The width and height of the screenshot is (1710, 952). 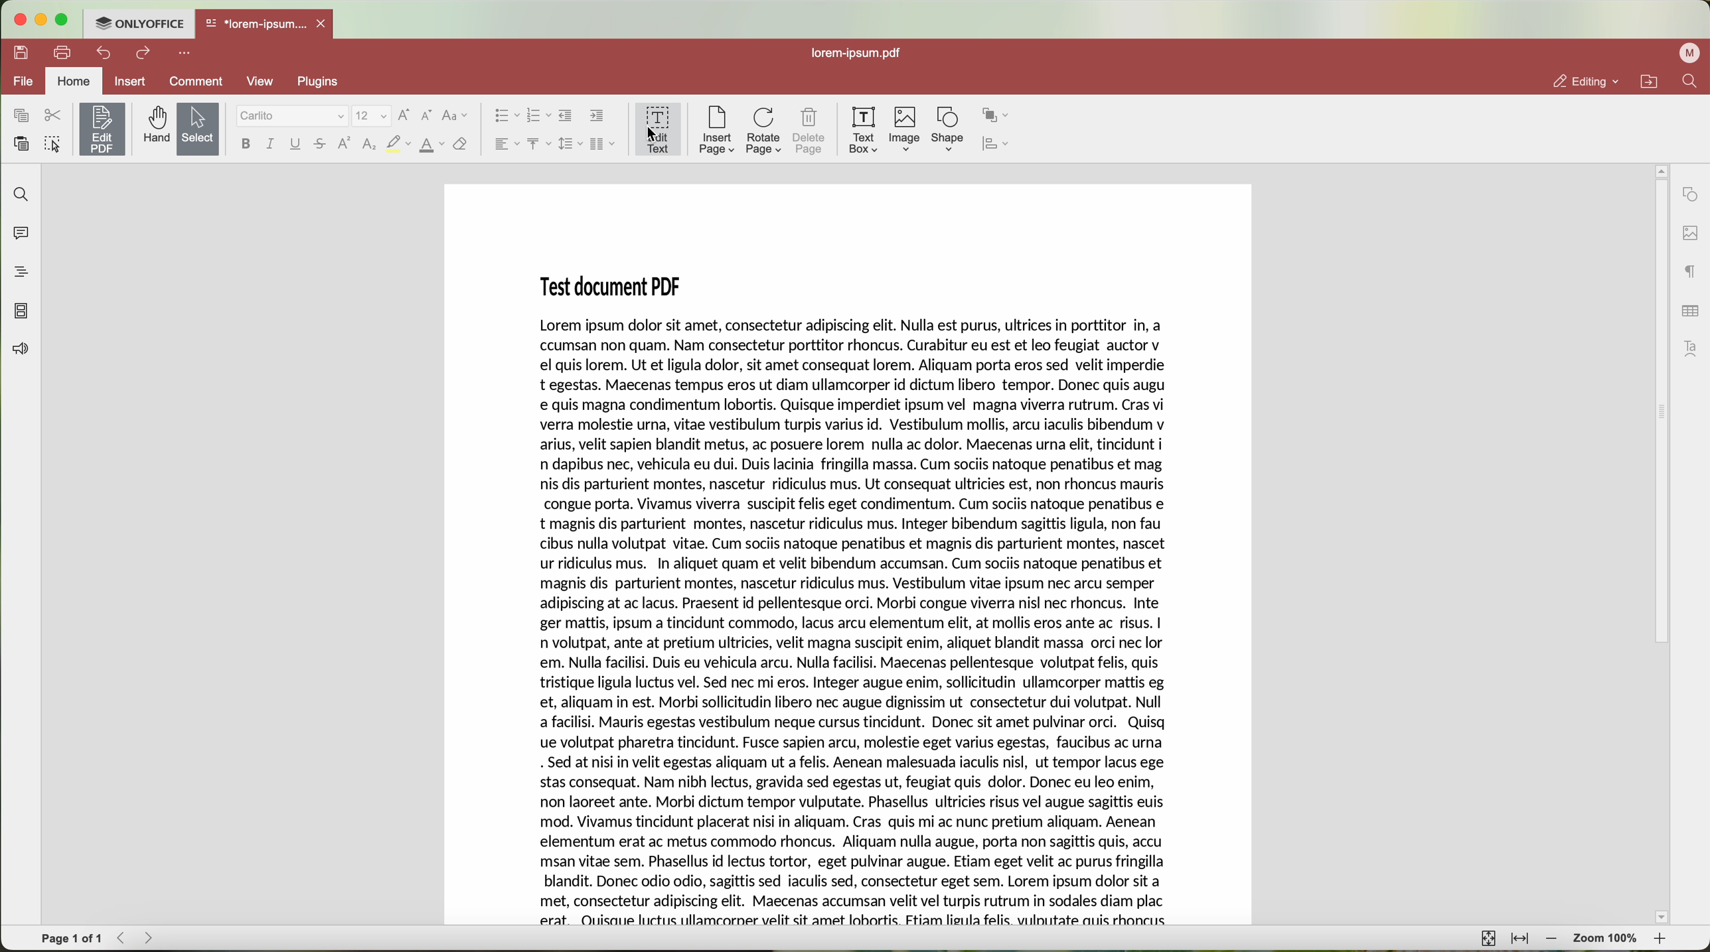 What do you see at coordinates (505, 143) in the screenshot?
I see `horizontal align` at bounding box center [505, 143].